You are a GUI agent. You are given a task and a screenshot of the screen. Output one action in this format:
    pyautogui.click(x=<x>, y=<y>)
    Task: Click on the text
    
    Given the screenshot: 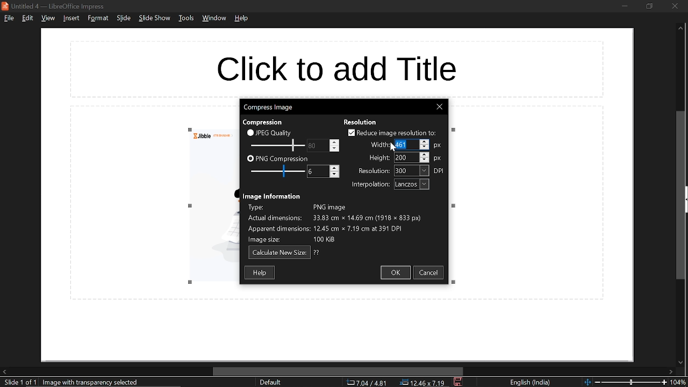 What is the action you would take?
    pyautogui.click(x=380, y=145)
    